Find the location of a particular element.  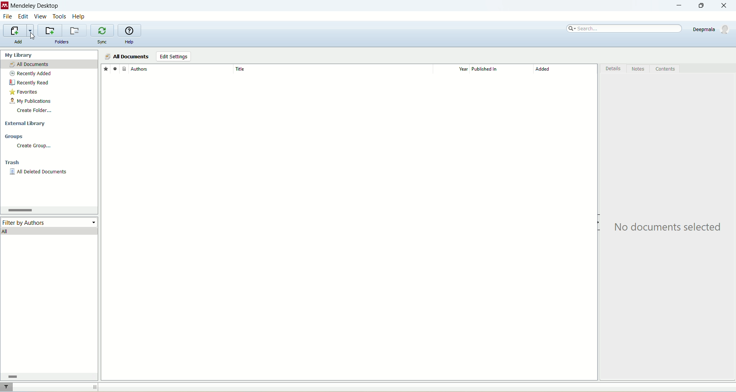

help is located at coordinates (129, 43).